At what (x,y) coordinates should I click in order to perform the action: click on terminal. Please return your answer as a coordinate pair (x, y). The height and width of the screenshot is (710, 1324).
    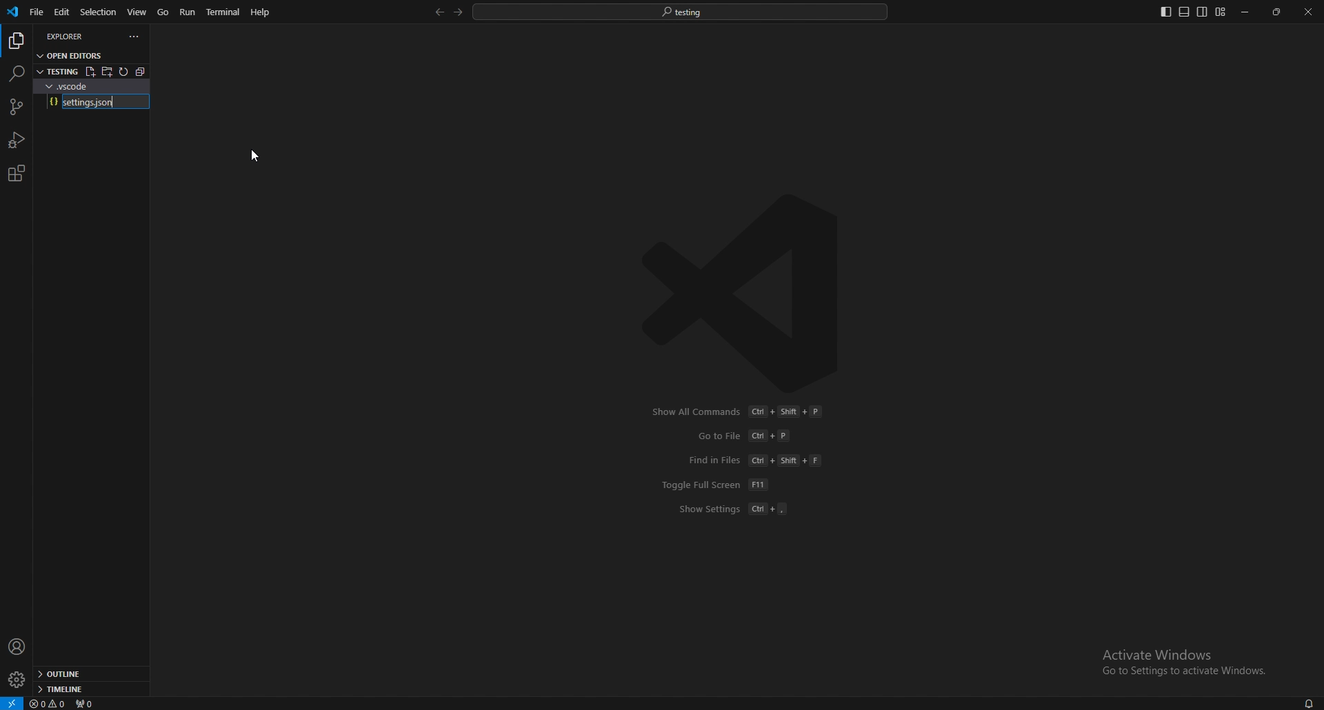
    Looking at the image, I should click on (225, 12).